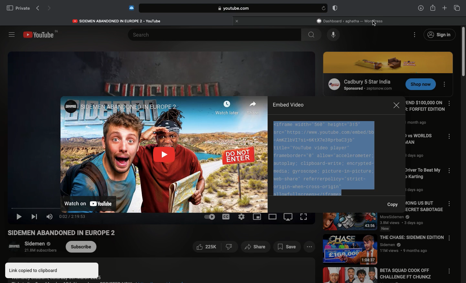  I want to click on Video, so click(164, 153).